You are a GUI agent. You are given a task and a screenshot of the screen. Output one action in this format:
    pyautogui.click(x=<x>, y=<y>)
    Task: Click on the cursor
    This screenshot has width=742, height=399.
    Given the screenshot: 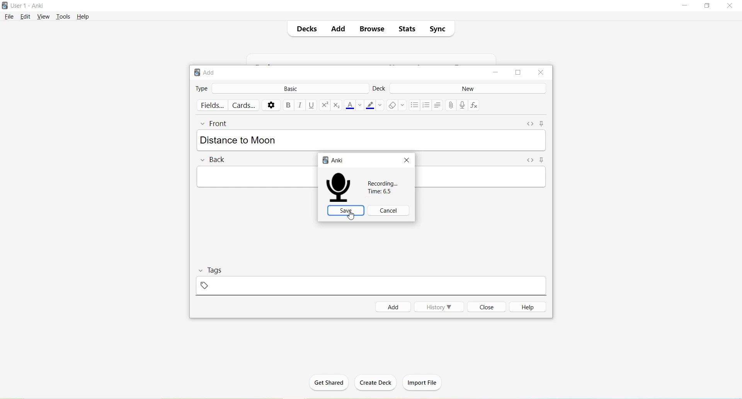 What is the action you would take?
    pyautogui.click(x=351, y=216)
    